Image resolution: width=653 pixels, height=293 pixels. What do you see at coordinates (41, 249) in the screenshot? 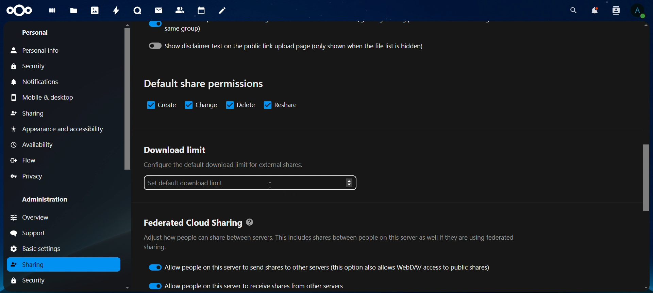
I see `basic settings` at bounding box center [41, 249].